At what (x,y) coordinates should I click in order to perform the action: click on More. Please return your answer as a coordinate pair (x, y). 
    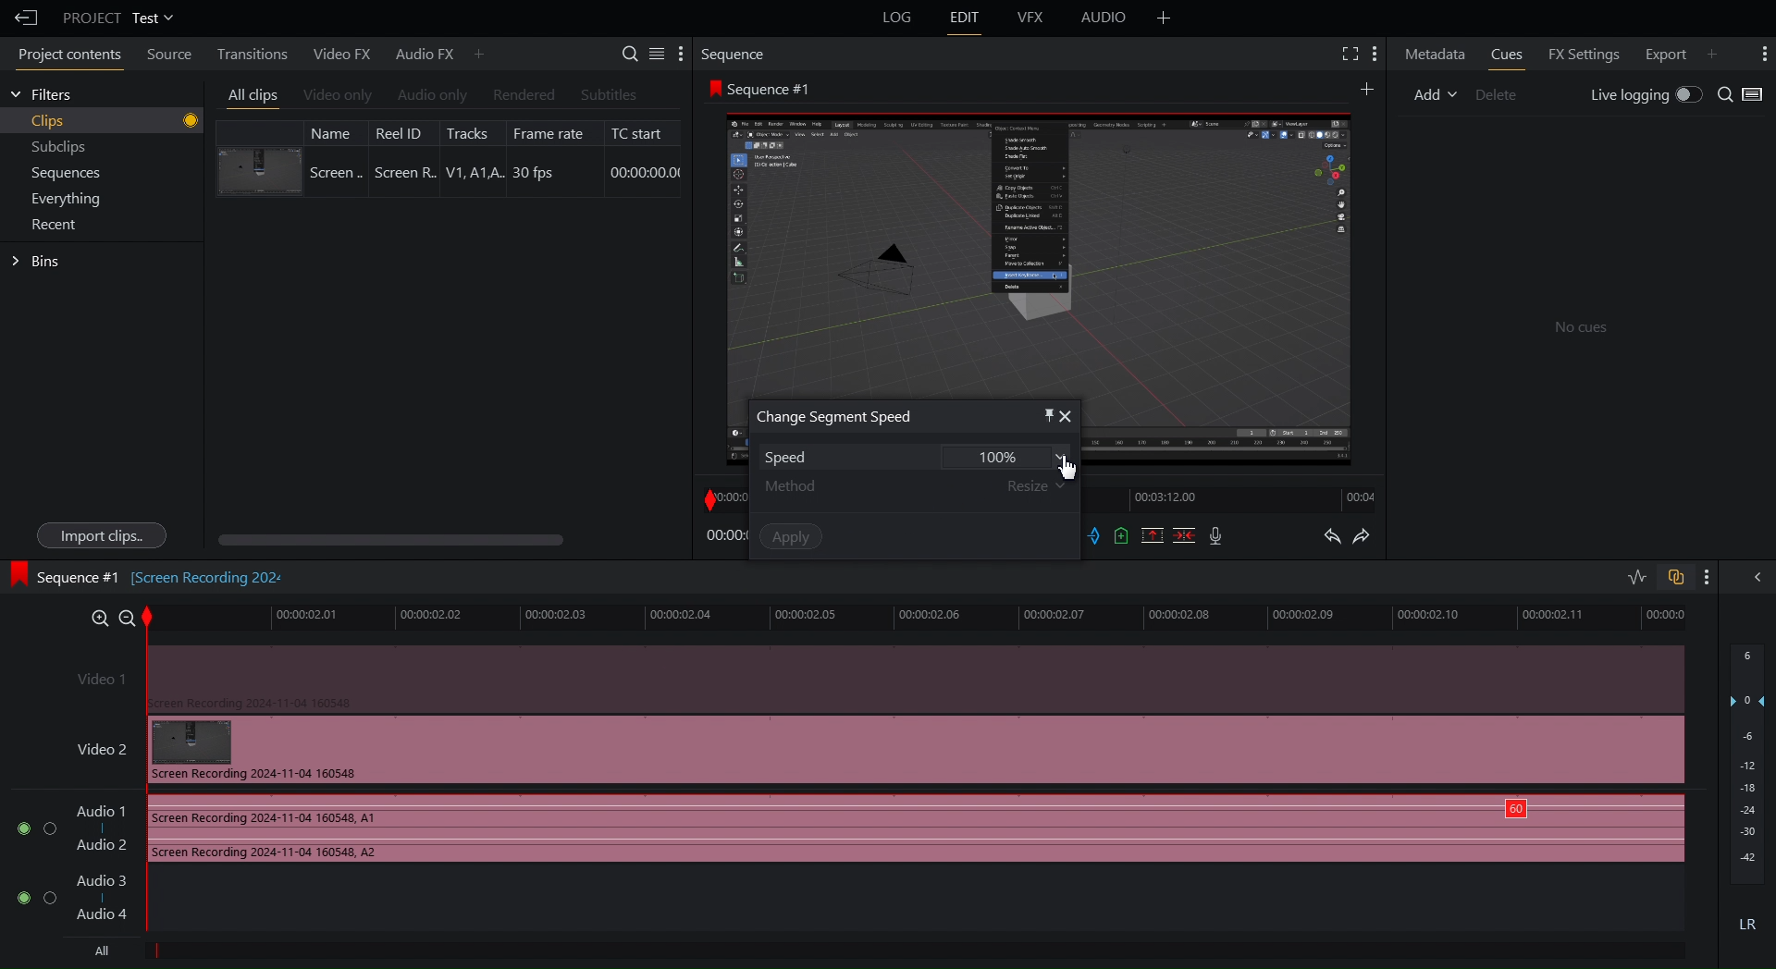
    Looking at the image, I should click on (1164, 18).